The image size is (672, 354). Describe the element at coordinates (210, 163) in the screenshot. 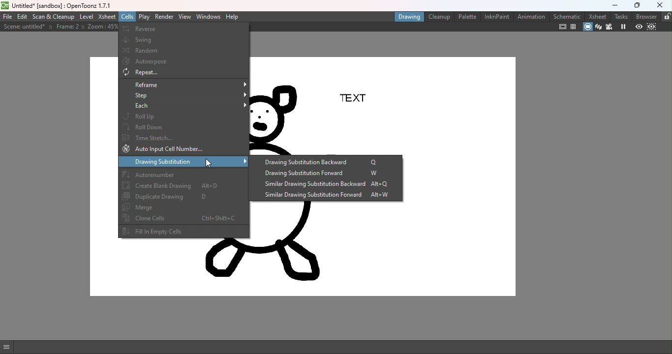

I see `cursor` at that location.